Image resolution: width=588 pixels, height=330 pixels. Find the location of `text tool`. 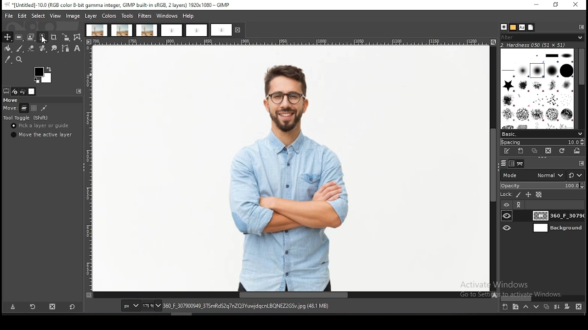

text tool is located at coordinates (77, 49).